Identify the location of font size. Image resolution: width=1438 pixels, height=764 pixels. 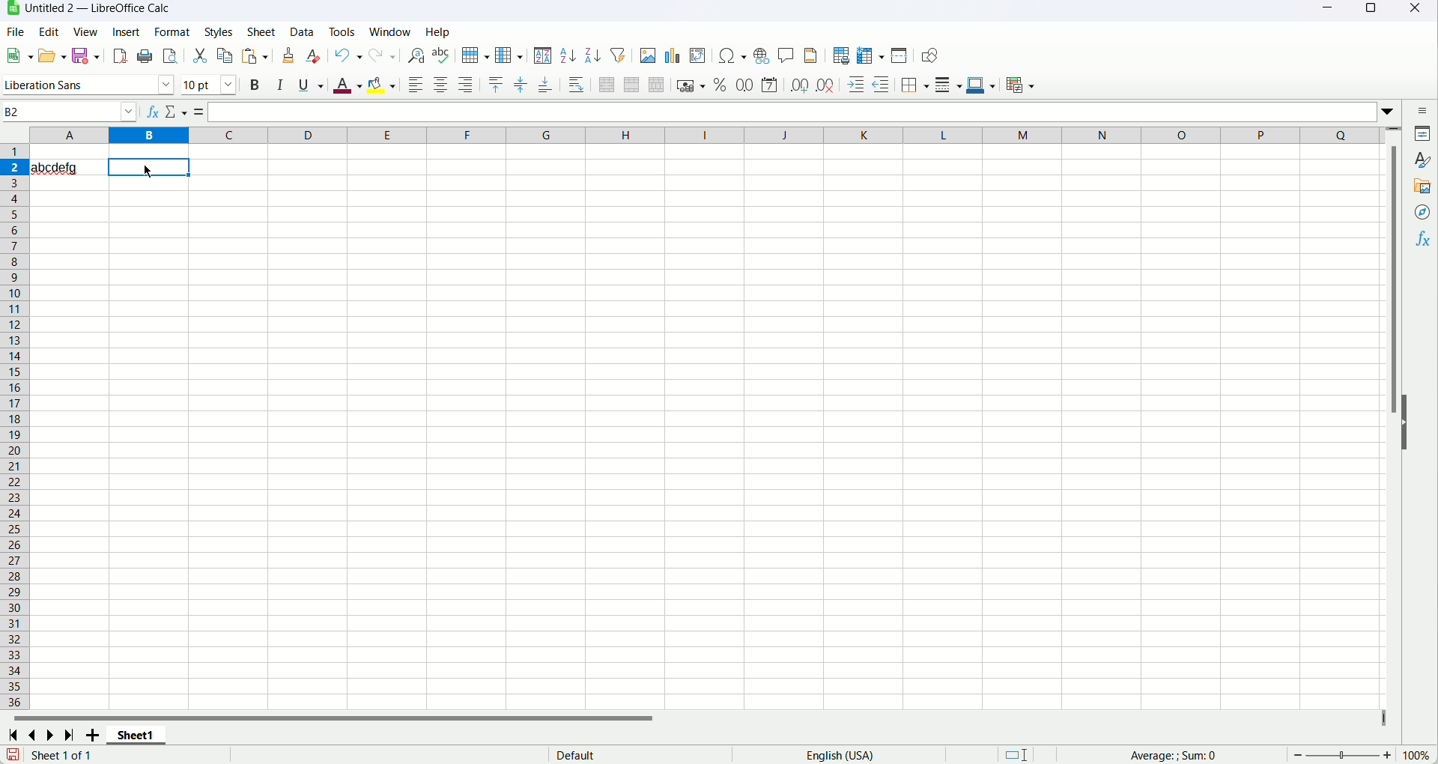
(210, 85).